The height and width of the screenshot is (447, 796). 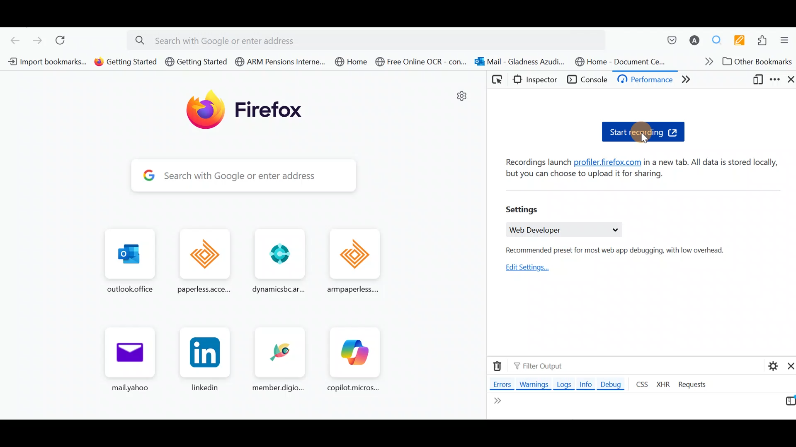 I want to click on Bookmark 6, so click(x=421, y=64).